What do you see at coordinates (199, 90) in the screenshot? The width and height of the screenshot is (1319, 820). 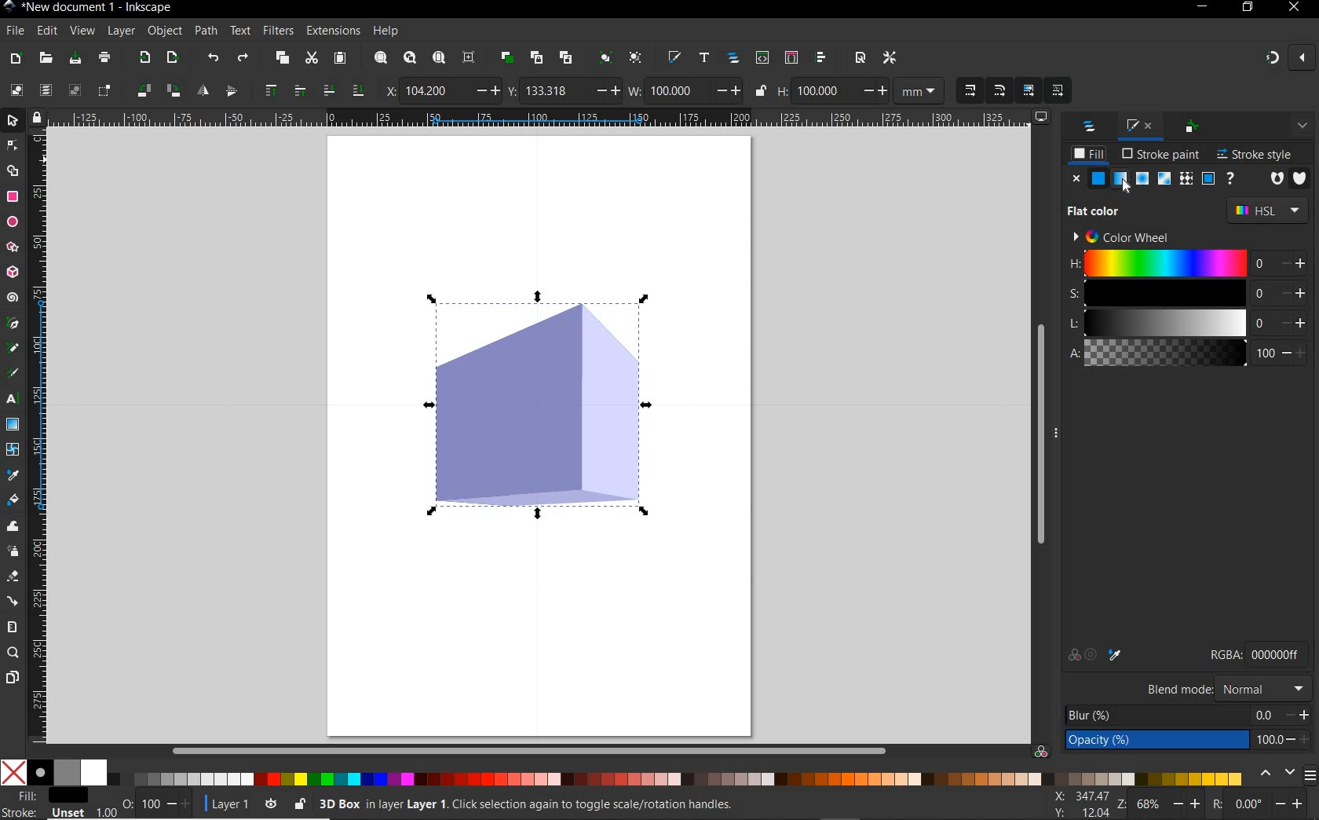 I see `OBJECT FLIP` at bounding box center [199, 90].